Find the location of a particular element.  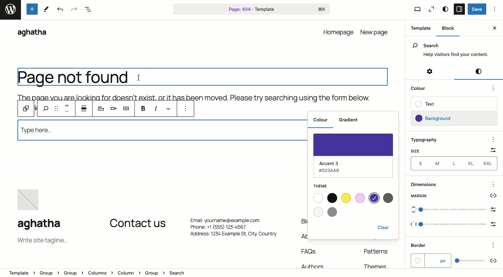

options is located at coordinates (494, 140).